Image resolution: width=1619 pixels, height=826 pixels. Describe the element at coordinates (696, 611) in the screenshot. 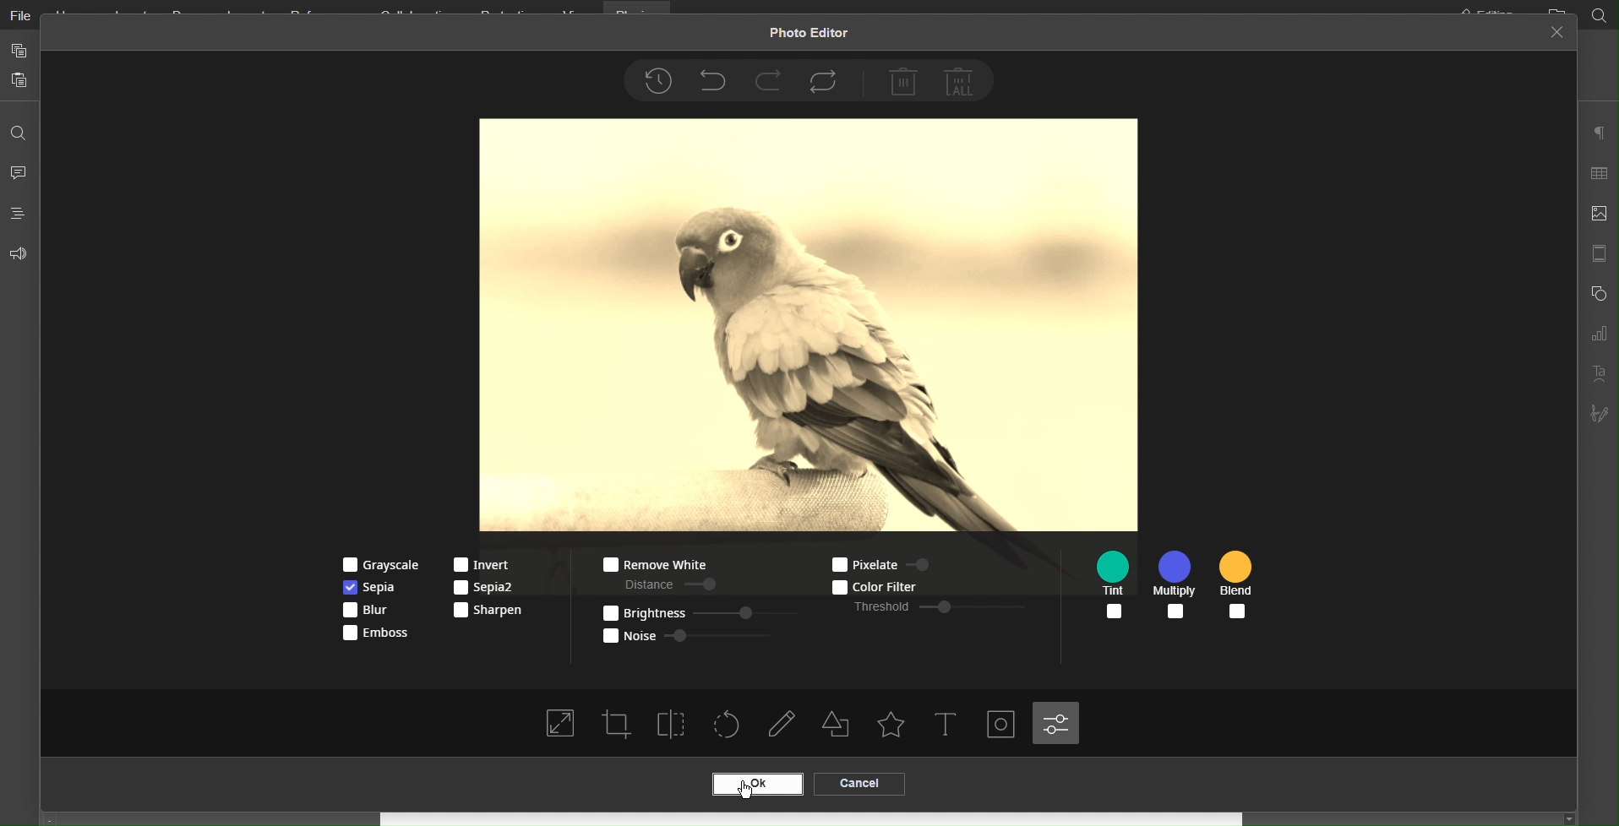

I see `Brightness` at that location.